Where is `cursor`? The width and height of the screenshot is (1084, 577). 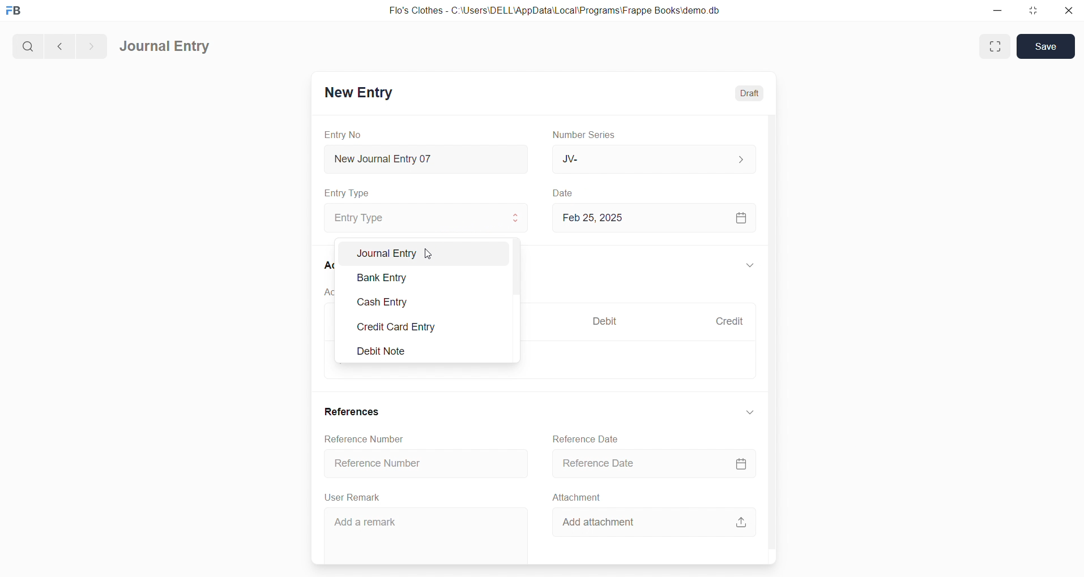
cursor is located at coordinates (430, 256).